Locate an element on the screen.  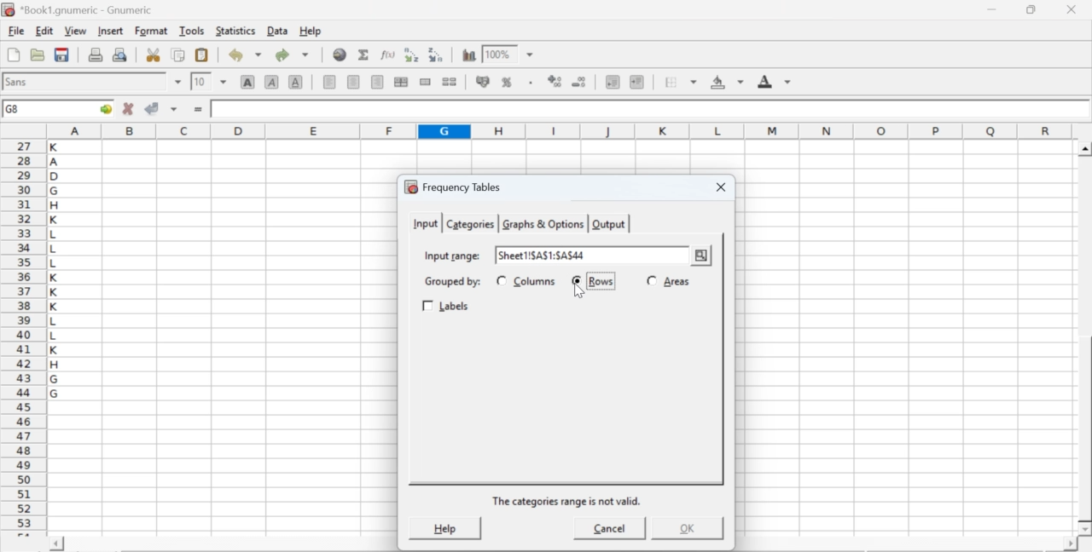
tools is located at coordinates (193, 30).